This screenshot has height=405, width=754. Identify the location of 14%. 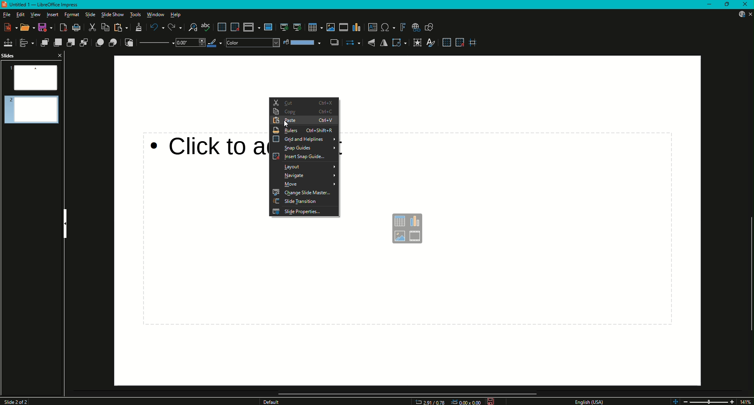
(747, 401).